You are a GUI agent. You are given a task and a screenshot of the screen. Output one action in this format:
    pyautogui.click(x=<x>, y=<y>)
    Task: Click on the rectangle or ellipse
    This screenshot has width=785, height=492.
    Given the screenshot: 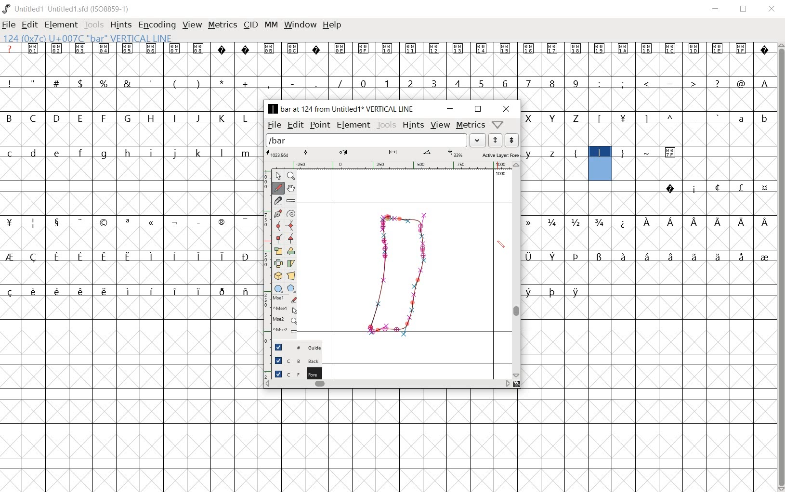 What is the action you would take?
    pyautogui.click(x=277, y=288)
    